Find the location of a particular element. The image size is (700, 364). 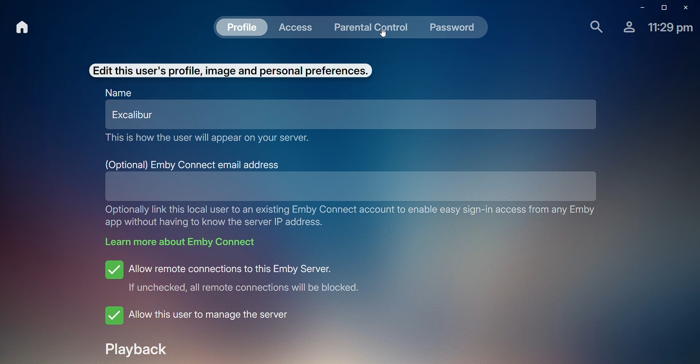

Find is located at coordinates (592, 27).